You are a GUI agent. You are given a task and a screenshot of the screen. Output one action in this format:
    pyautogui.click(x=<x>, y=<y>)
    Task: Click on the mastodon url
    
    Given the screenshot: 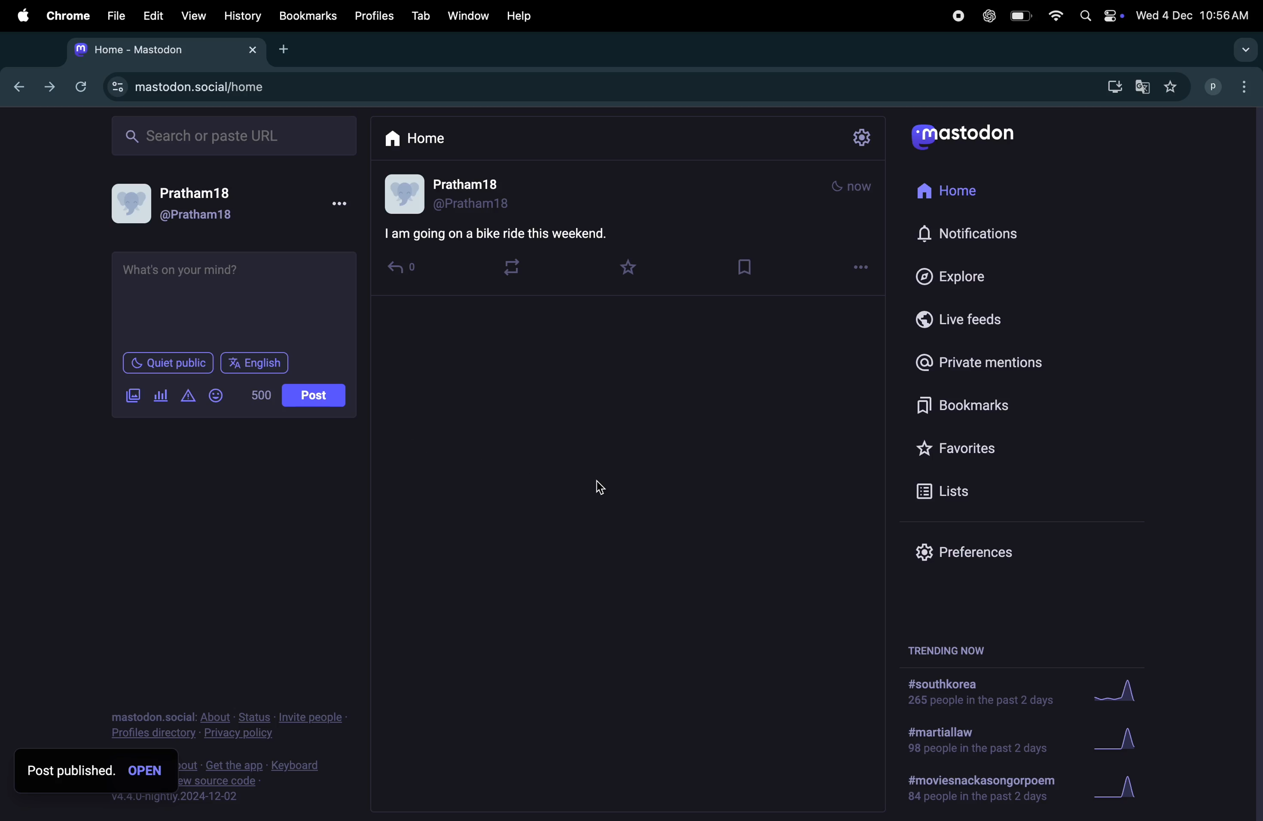 What is the action you would take?
    pyautogui.click(x=199, y=87)
    